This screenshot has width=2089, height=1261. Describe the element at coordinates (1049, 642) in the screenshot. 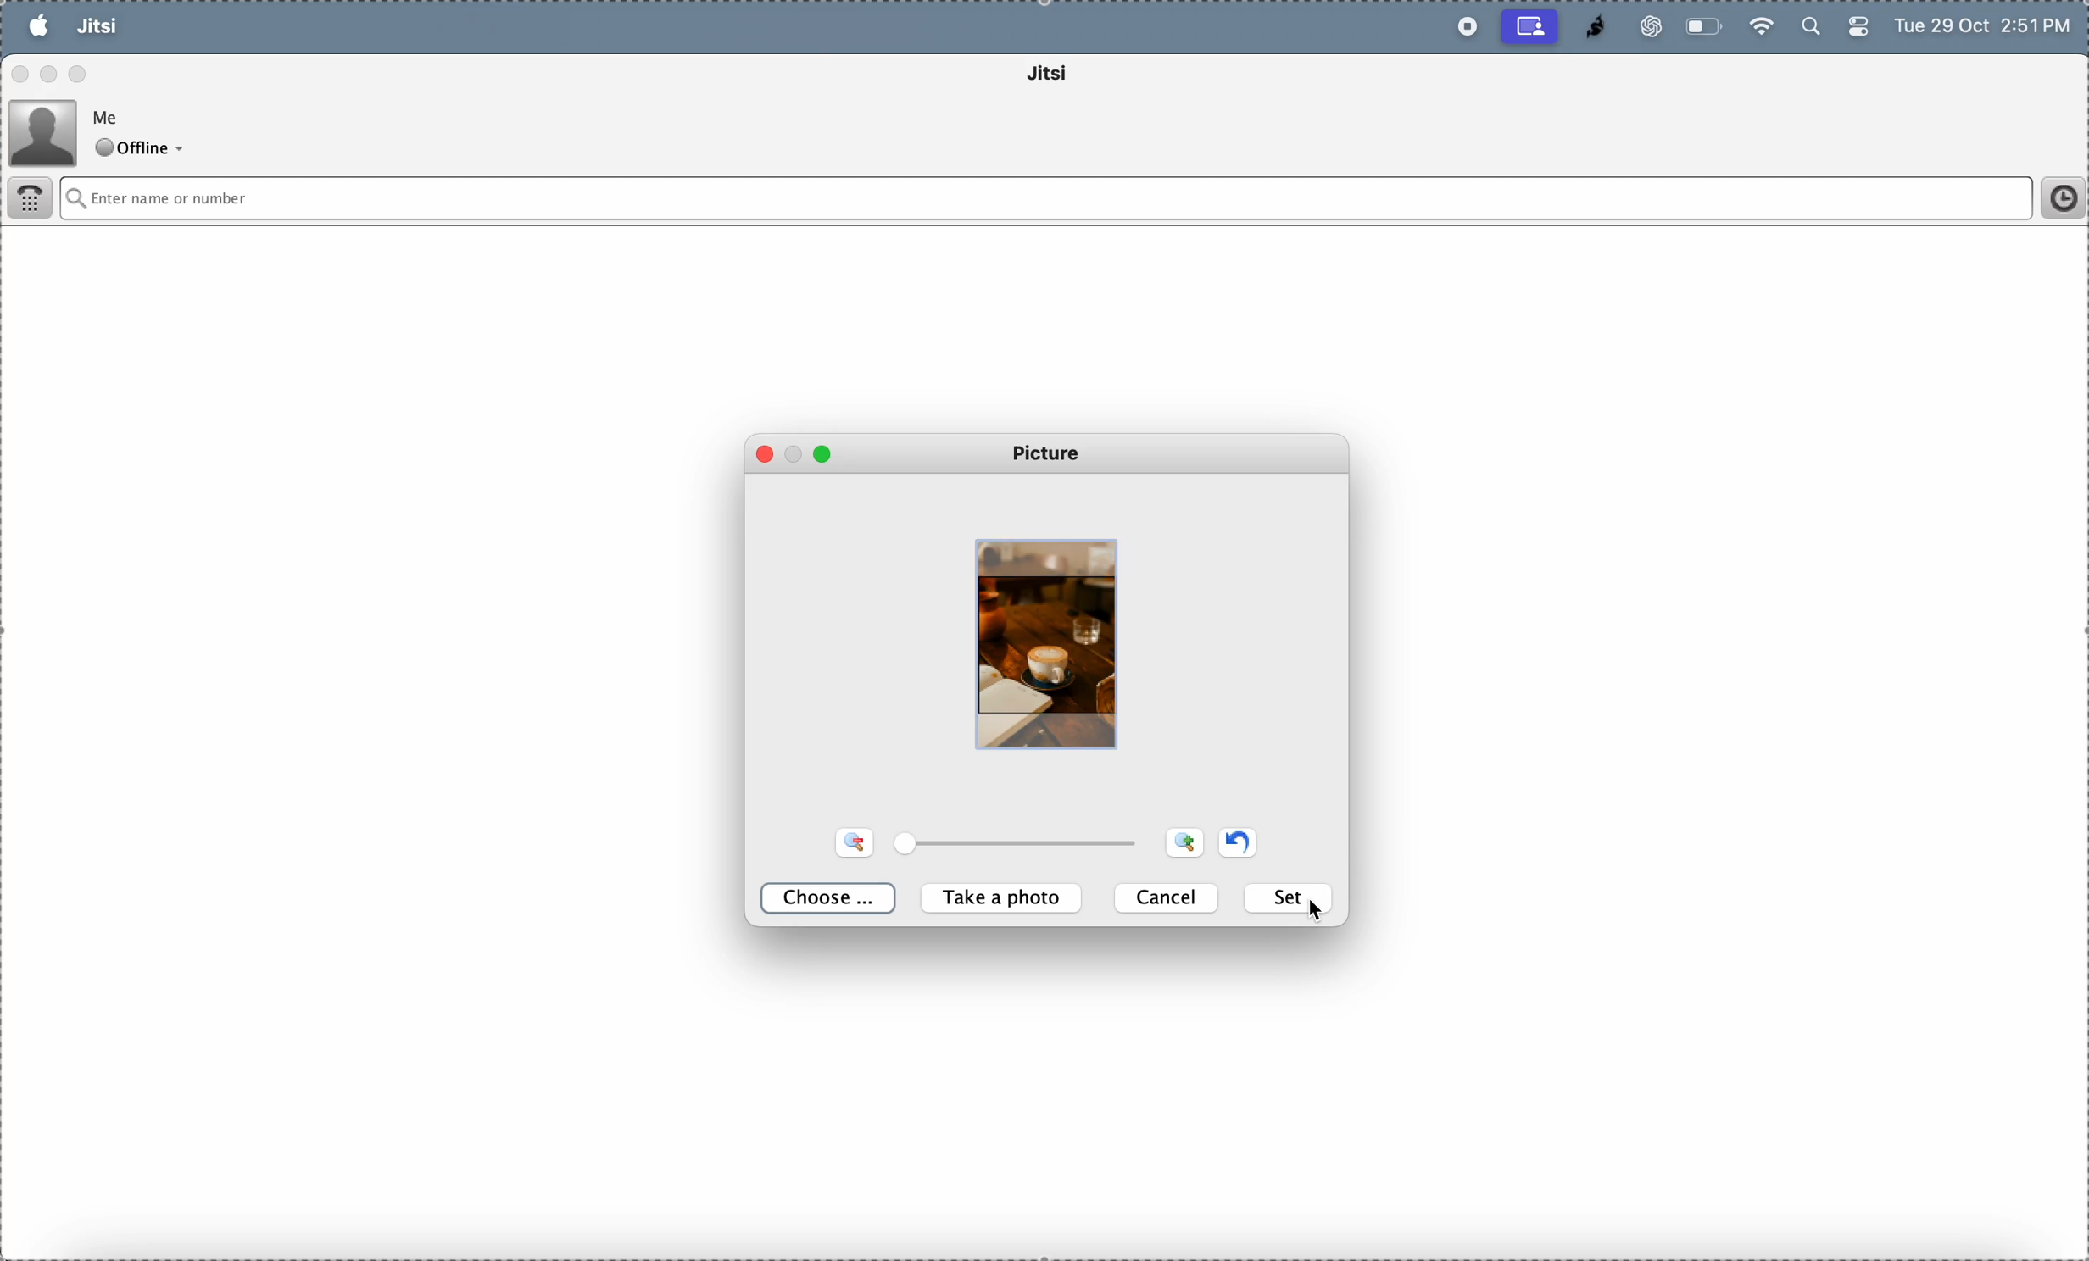

I see `new image` at that location.